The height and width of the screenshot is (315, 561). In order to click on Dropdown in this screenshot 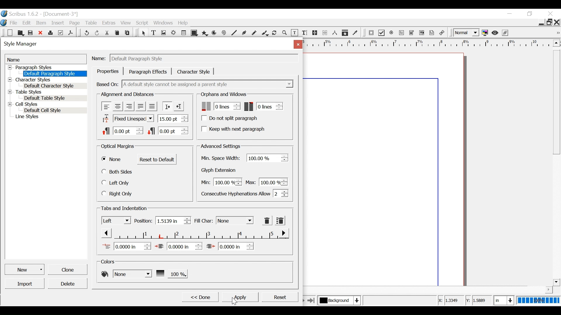, I will do `click(208, 84)`.